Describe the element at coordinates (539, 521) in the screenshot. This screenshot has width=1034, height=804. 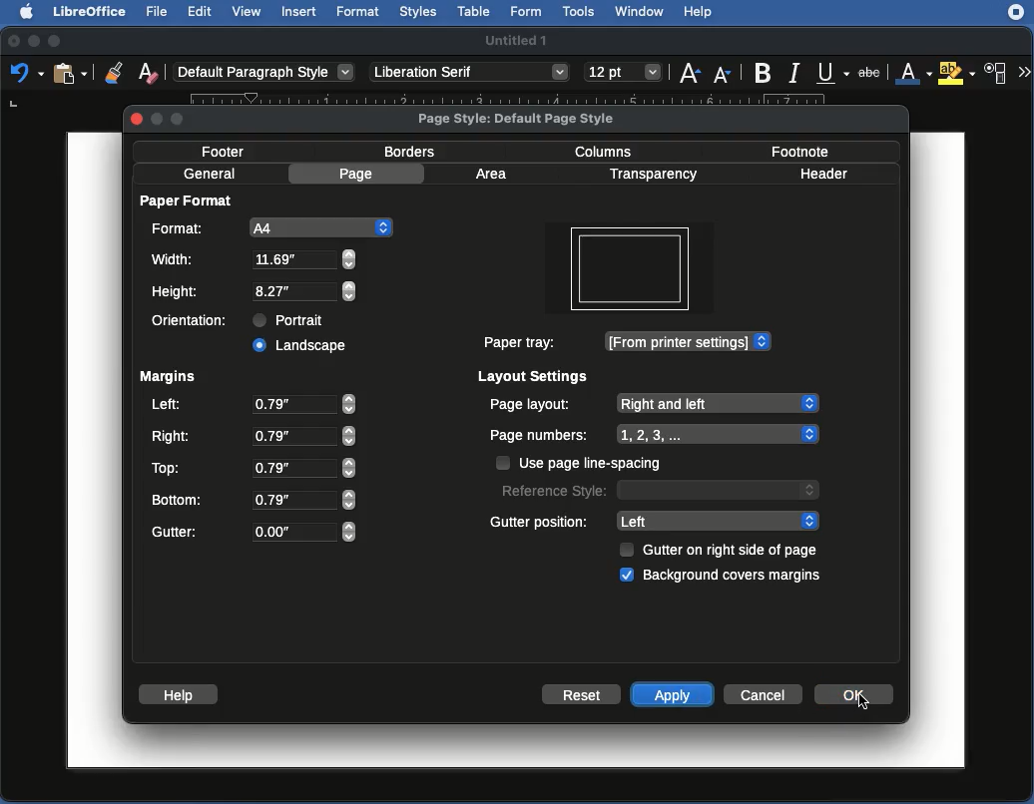
I see `Gutter position` at that location.